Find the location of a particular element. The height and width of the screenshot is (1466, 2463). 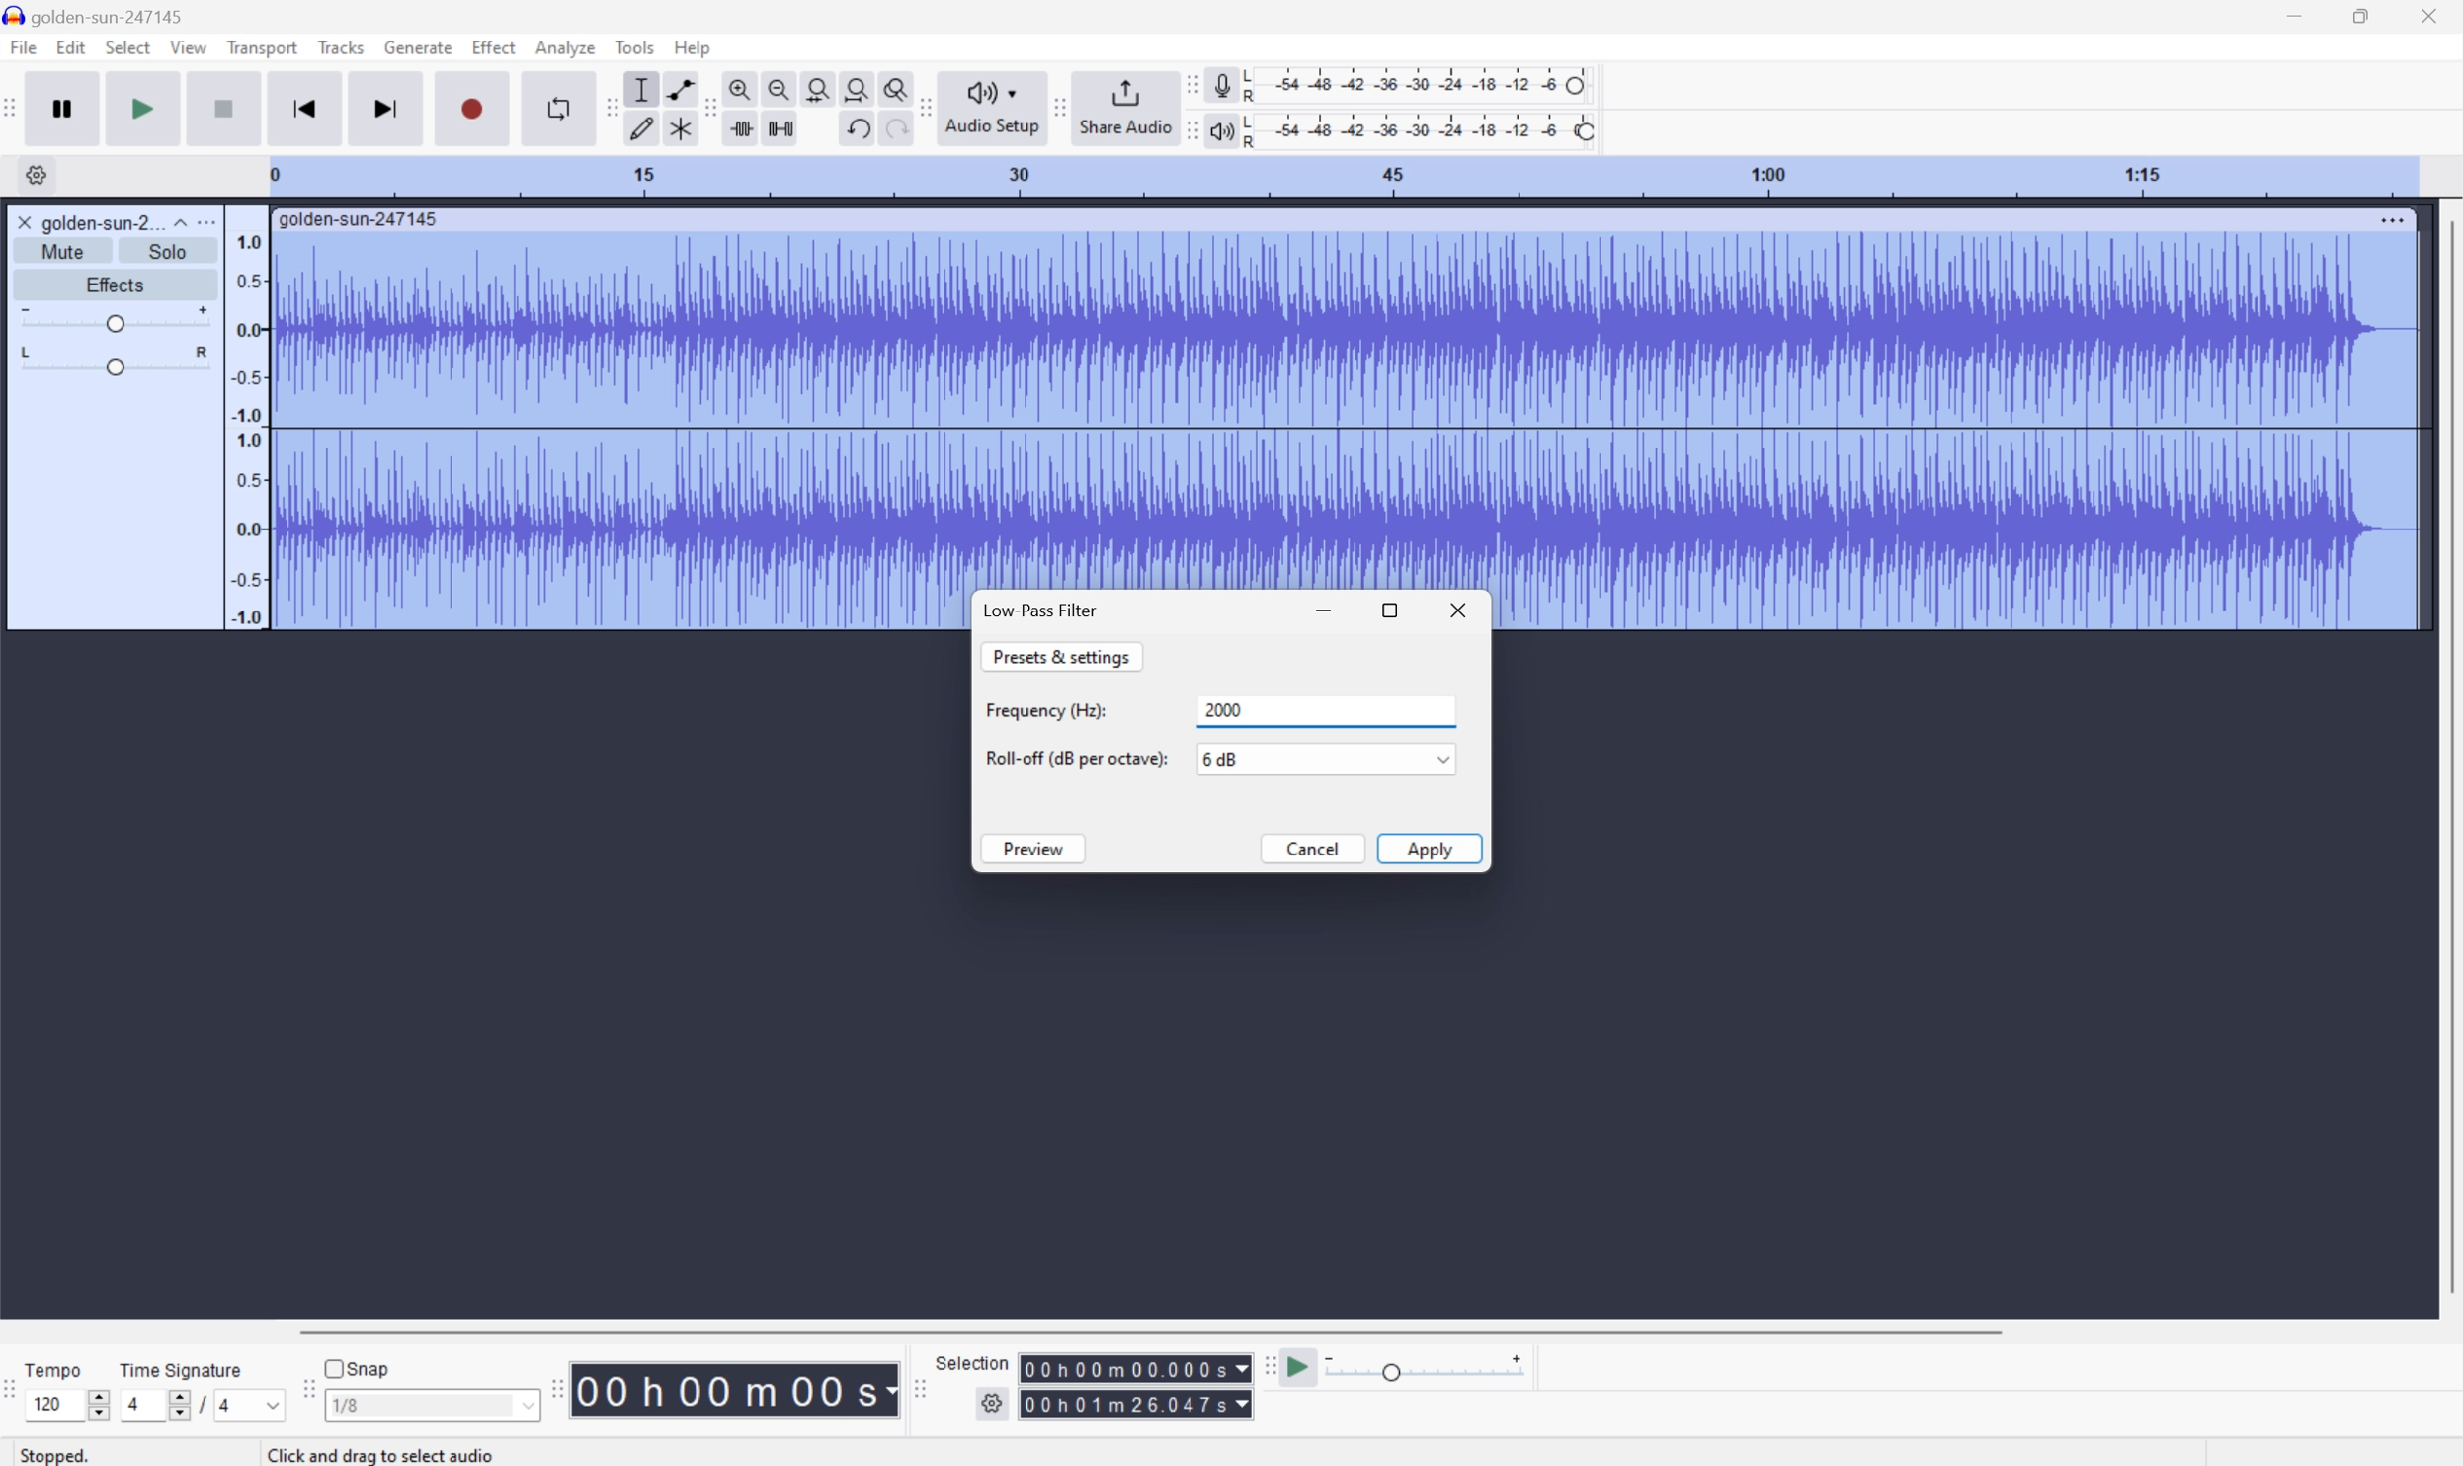

Pause is located at coordinates (69, 108).